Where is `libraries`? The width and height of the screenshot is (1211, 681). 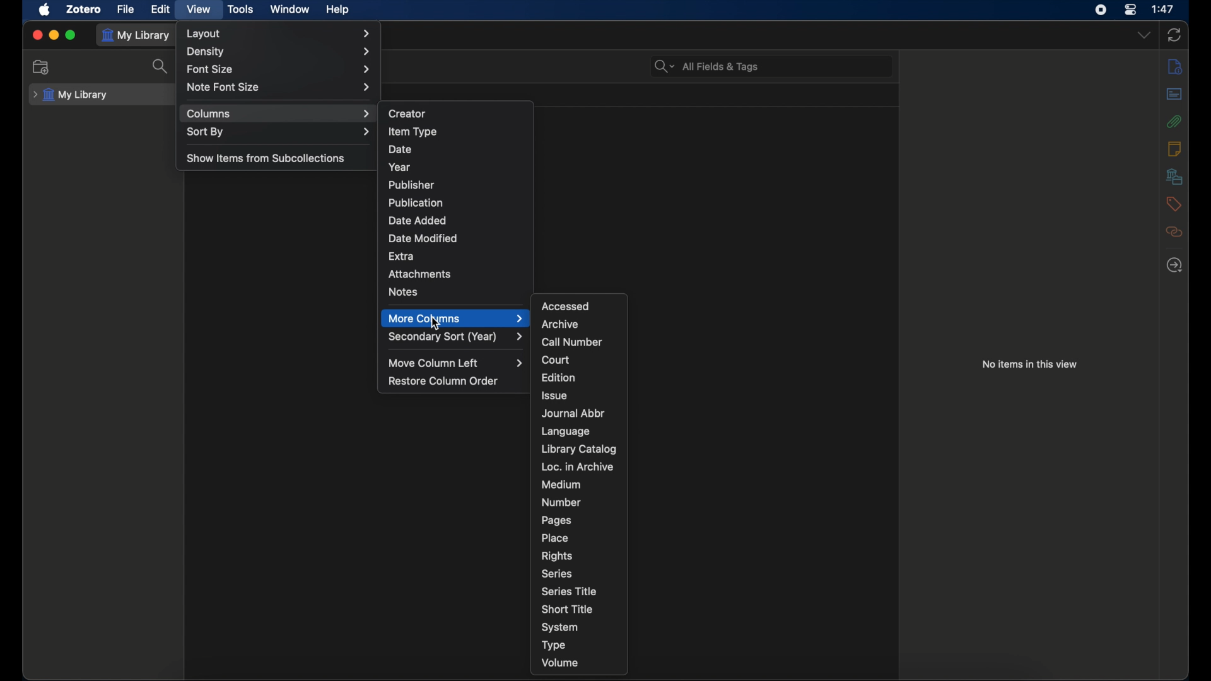
libraries is located at coordinates (1174, 176).